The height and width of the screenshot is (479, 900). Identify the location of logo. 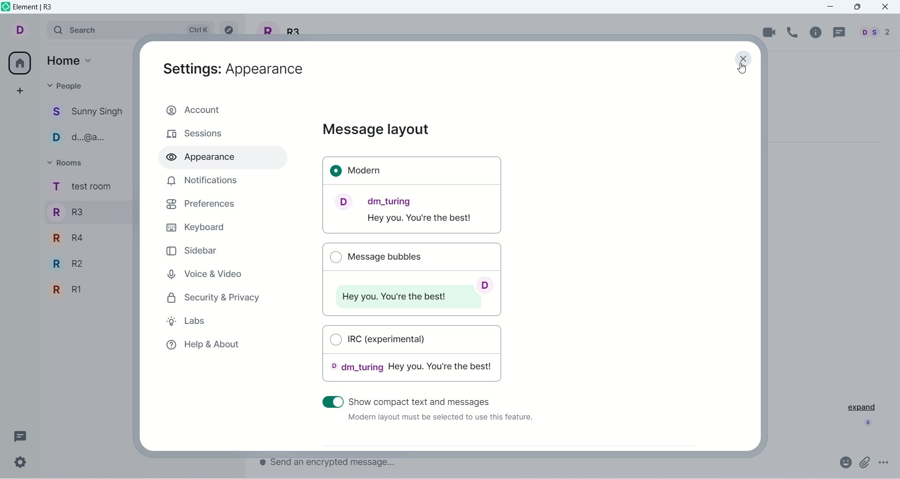
(6, 8).